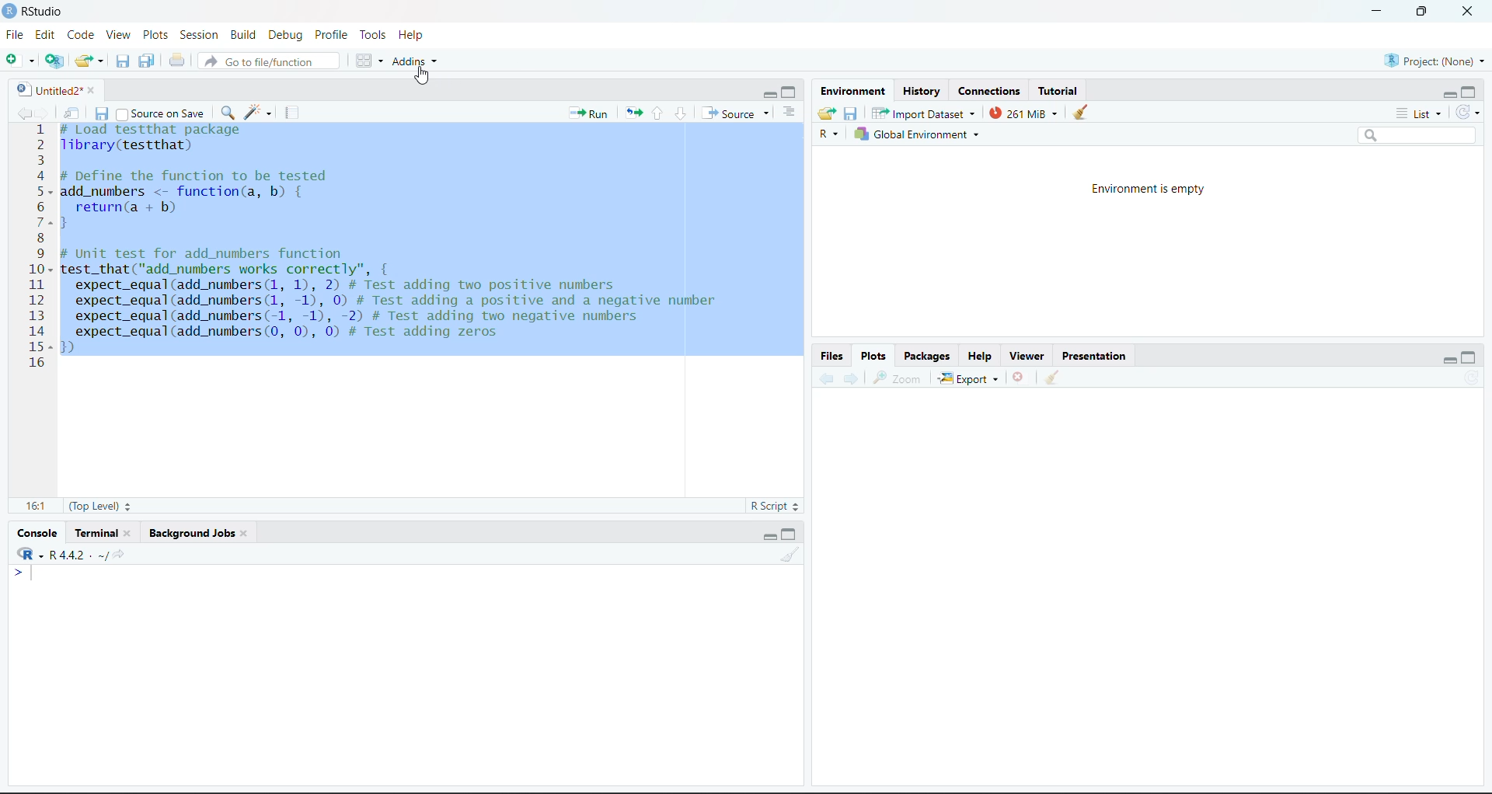 The image size is (1492, 794). What do you see at coordinates (1026, 357) in the screenshot?
I see `Viewer` at bounding box center [1026, 357].